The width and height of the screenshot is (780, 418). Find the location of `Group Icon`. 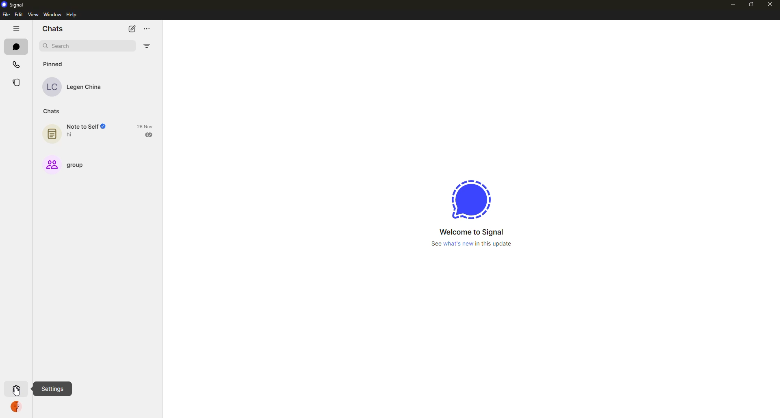

Group Icon is located at coordinates (50, 164).